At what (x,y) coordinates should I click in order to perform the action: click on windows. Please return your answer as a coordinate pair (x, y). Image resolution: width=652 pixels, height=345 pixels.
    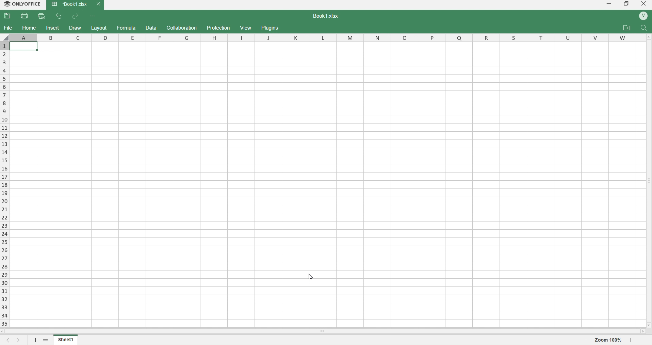
    Looking at the image, I should click on (626, 5).